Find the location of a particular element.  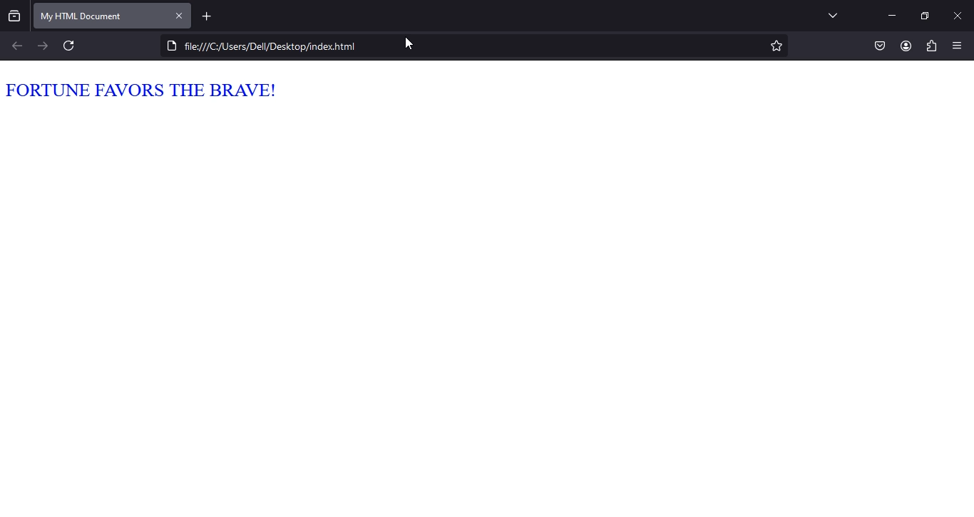

DO file///C:/Users/Dell/Desktop/indexhtml 3 is located at coordinates (451, 46).